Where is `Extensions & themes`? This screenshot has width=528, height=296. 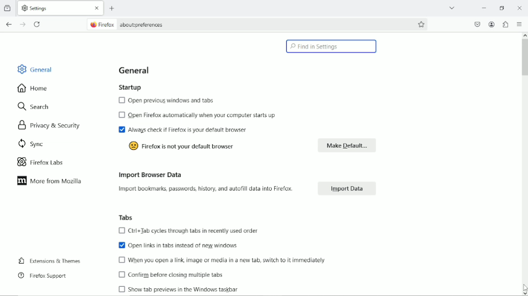 Extensions & themes is located at coordinates (49, 260).